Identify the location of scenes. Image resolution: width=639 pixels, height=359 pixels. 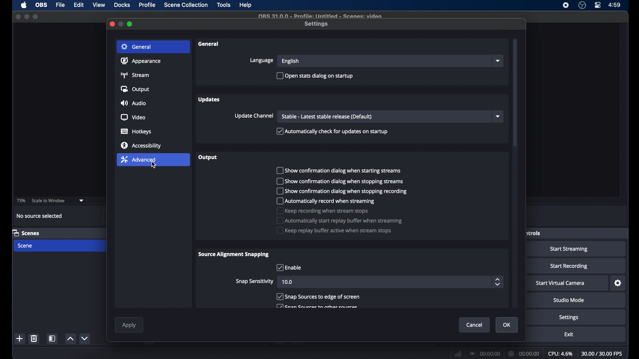
(27, 233).